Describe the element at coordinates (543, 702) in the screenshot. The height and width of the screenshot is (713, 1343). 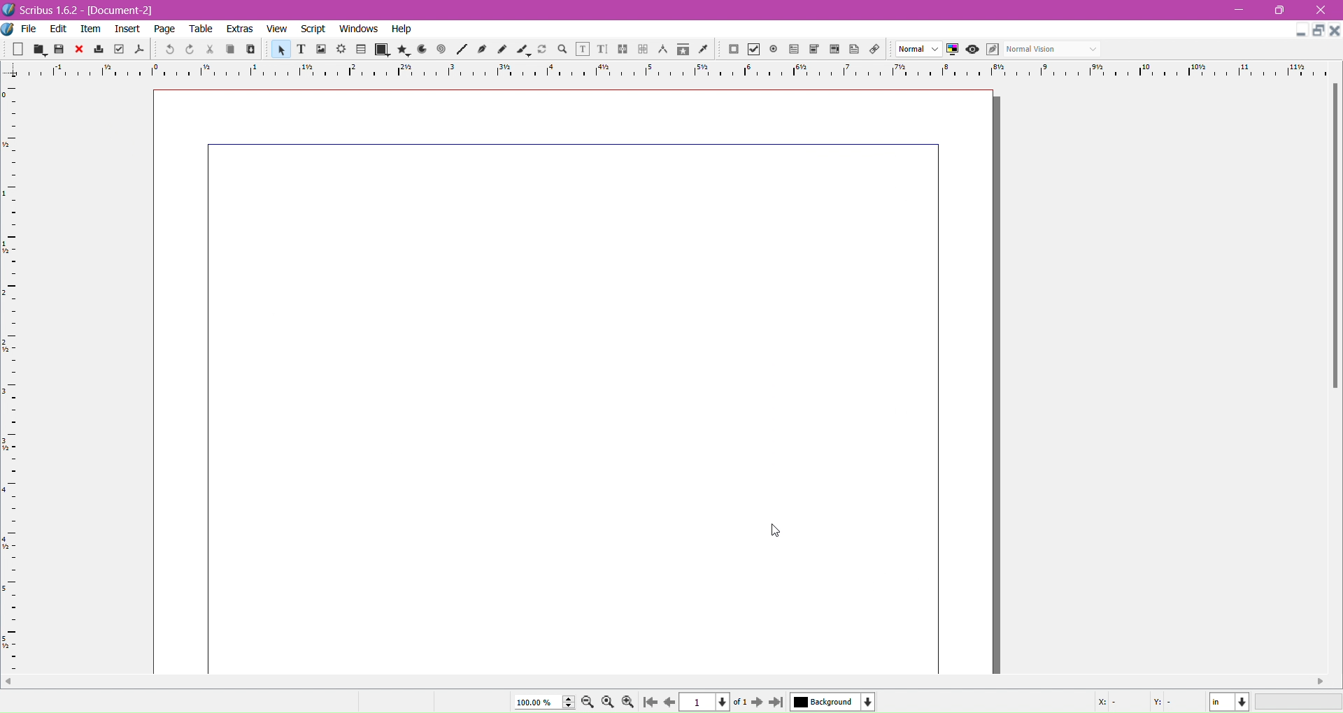
I see `zoom size` at that location.